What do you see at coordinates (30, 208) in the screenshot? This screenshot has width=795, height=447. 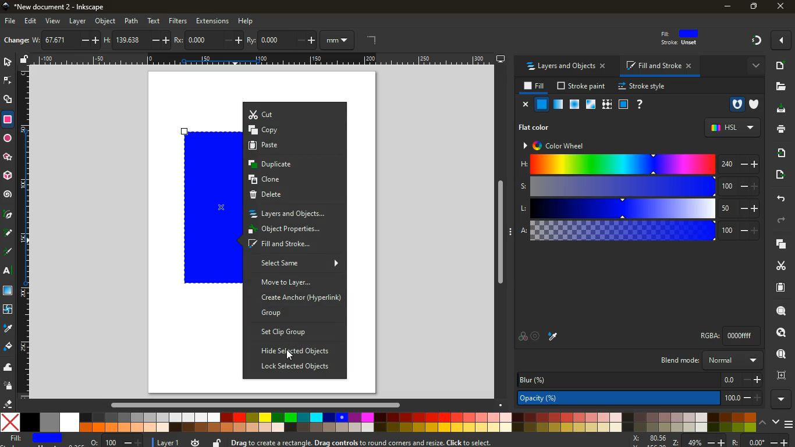 I see `rectangle size` at bounding box center [30, 208].